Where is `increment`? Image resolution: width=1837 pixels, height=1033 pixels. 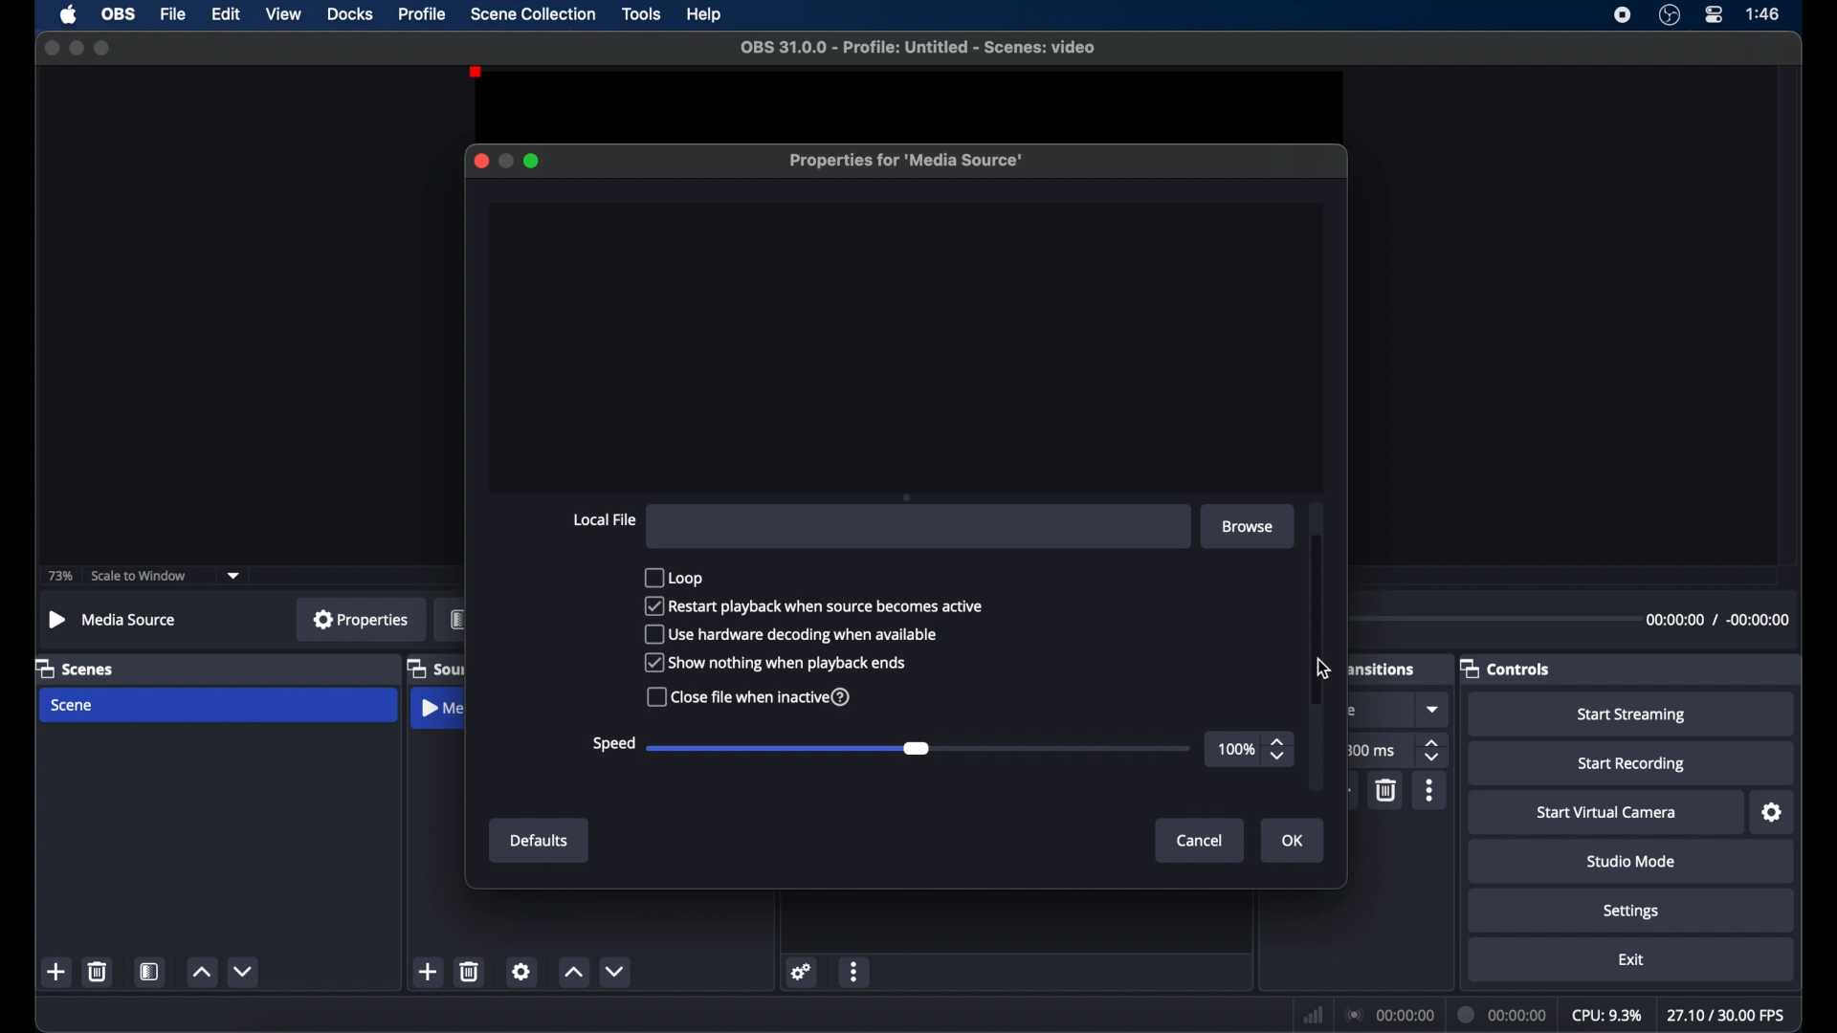 increment is located at coordinates (202, 972).